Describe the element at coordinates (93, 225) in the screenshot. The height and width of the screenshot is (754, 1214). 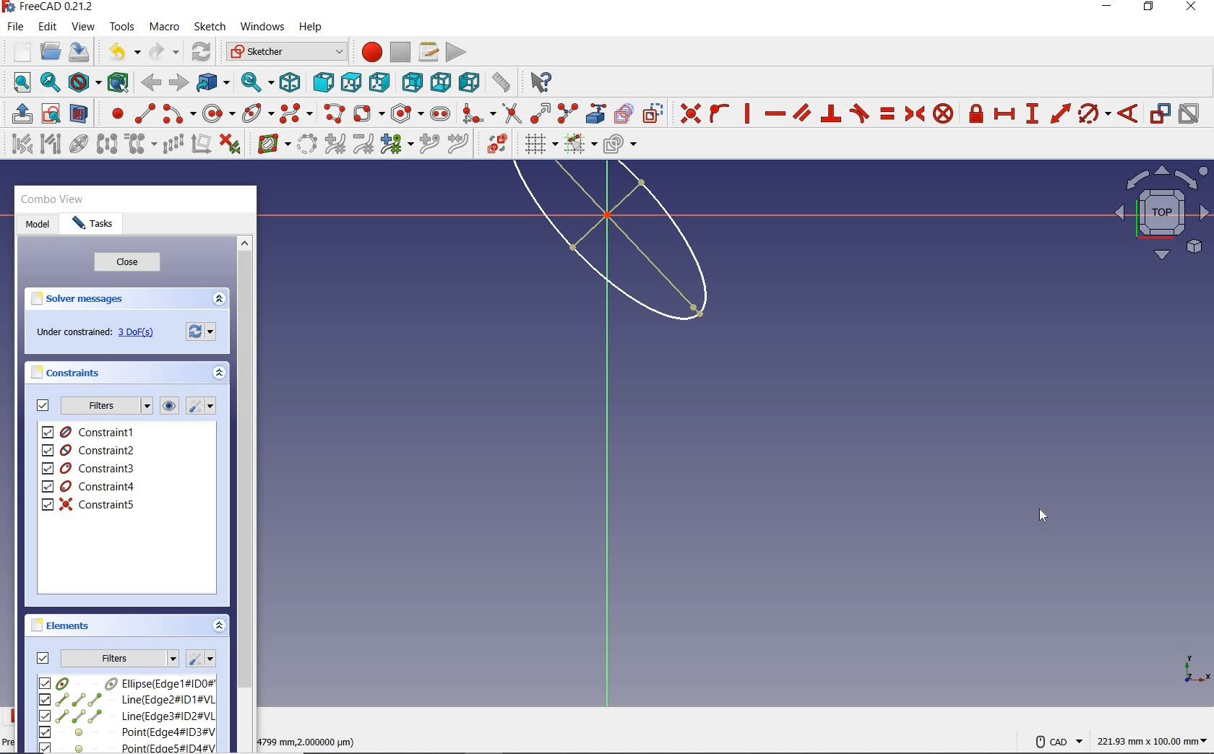
I see `tasks` at that location.